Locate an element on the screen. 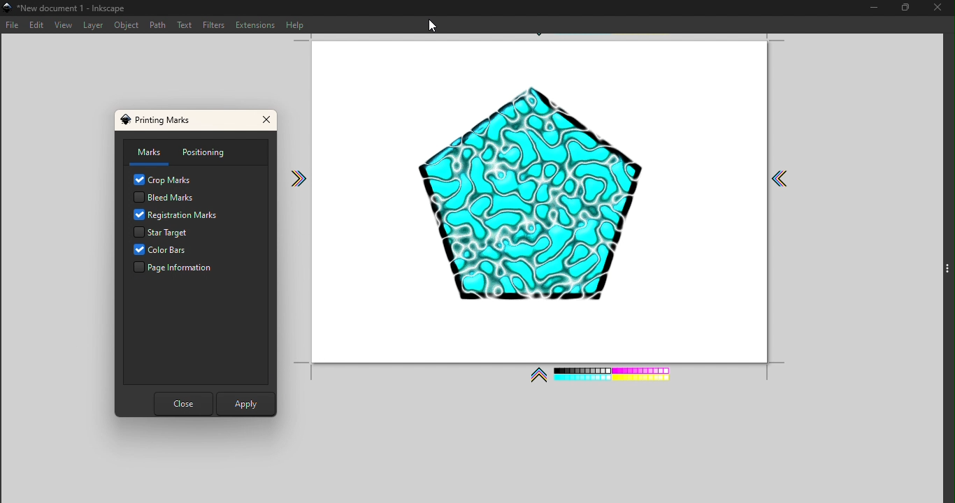  Text is located at coordinates (187, 27).